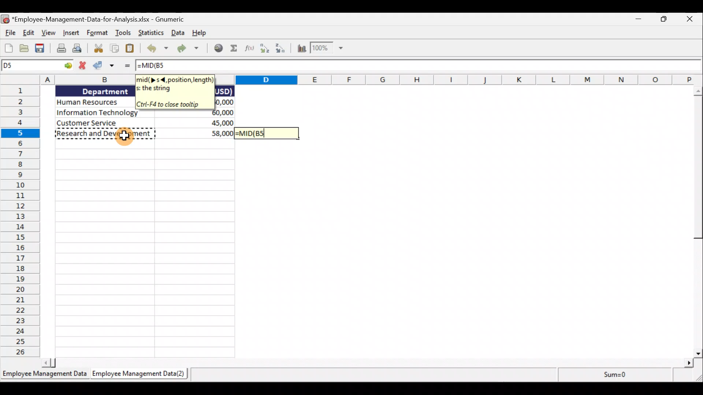  I want to click on Open a file, so click(25, 48).